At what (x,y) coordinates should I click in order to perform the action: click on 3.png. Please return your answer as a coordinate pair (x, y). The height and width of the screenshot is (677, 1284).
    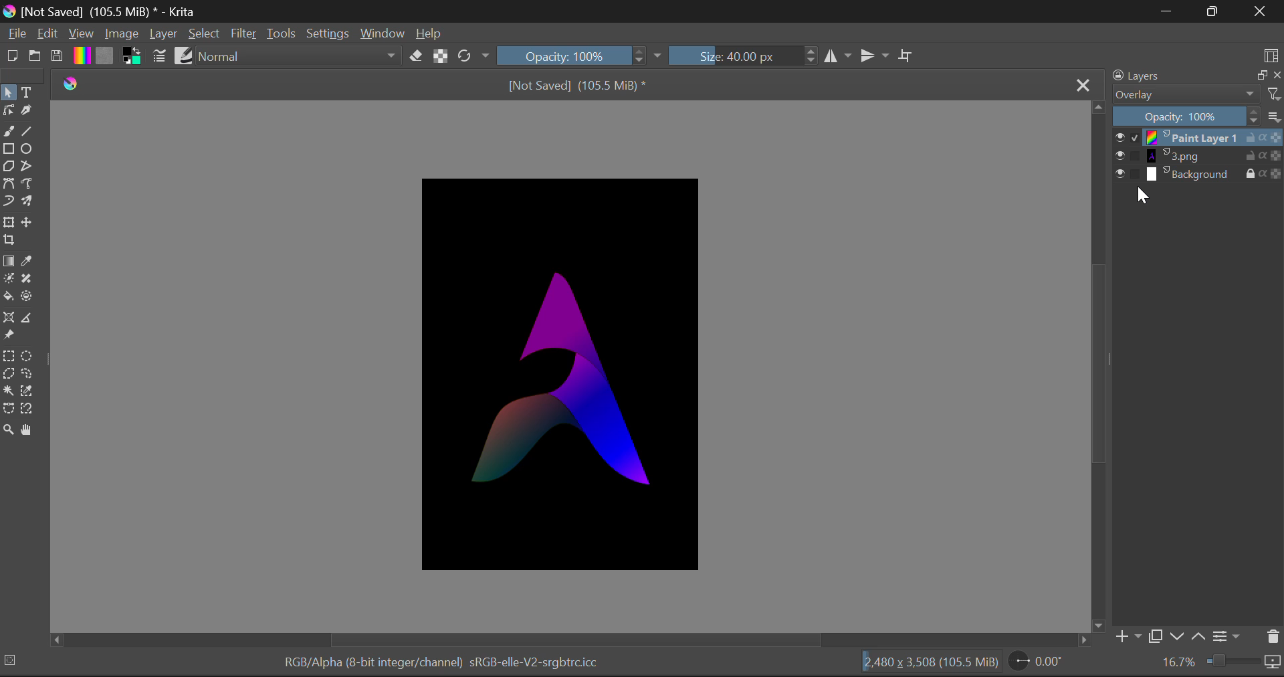
    Looking at the image, I should click on (1191, 156).